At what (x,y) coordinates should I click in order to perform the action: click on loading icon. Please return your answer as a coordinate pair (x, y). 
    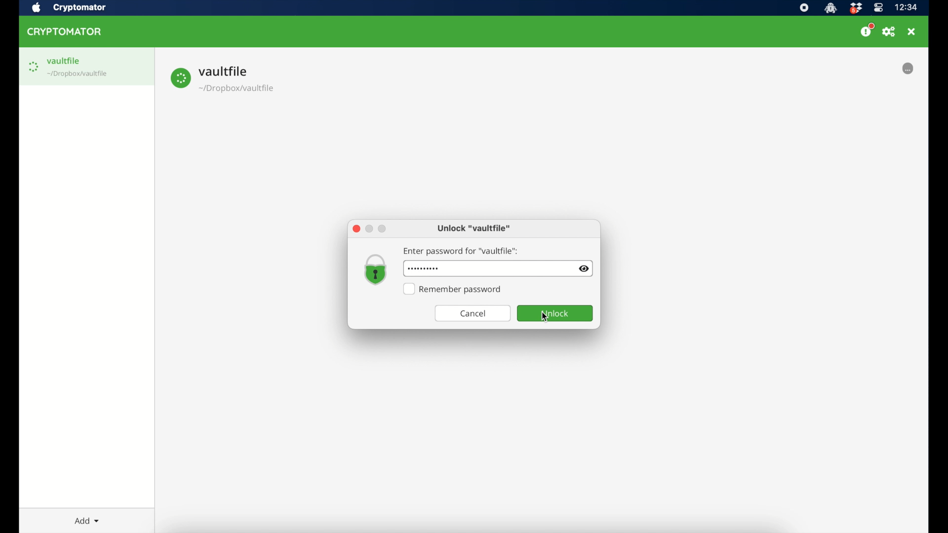
    Looking at the image, I should click on (33, 67).